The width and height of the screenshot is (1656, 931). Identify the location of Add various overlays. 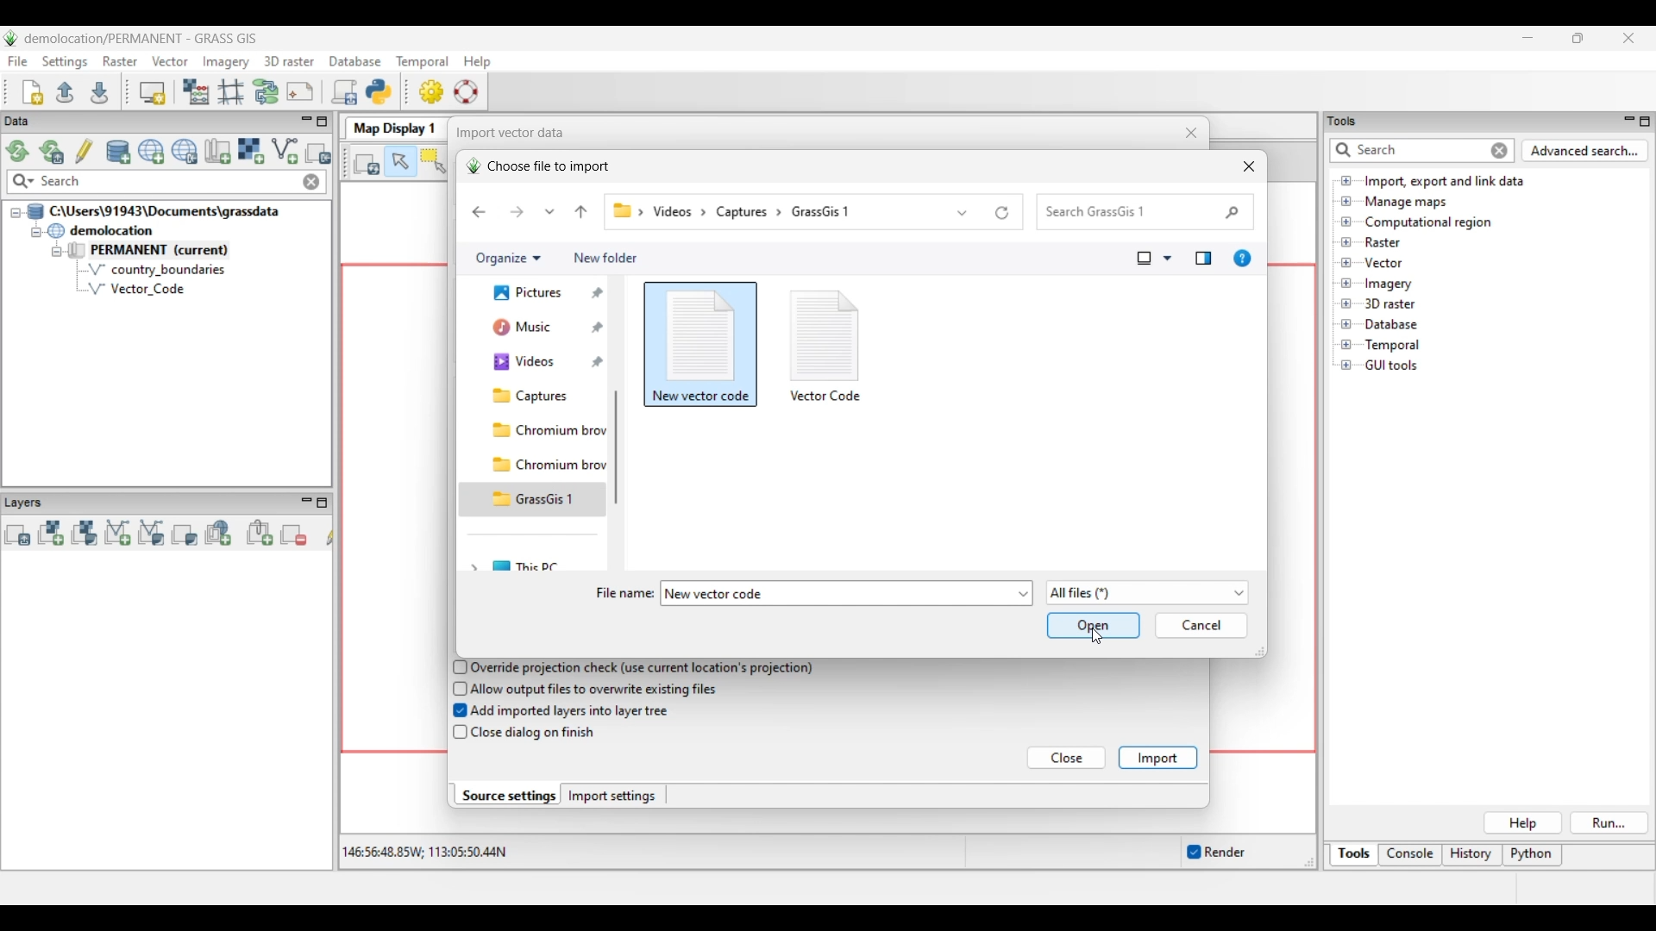
(185, 534).